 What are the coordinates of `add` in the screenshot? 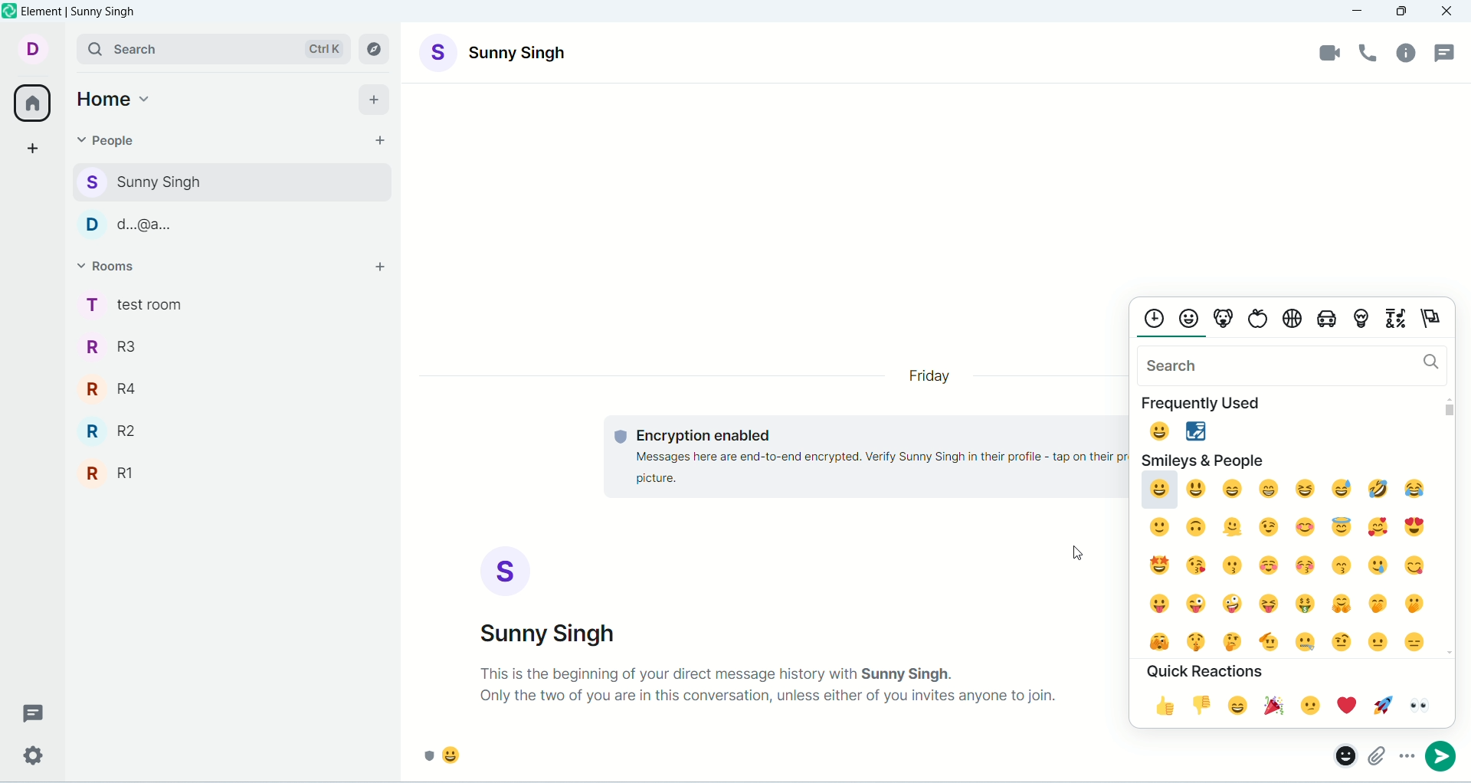 It's located at (382, 269).